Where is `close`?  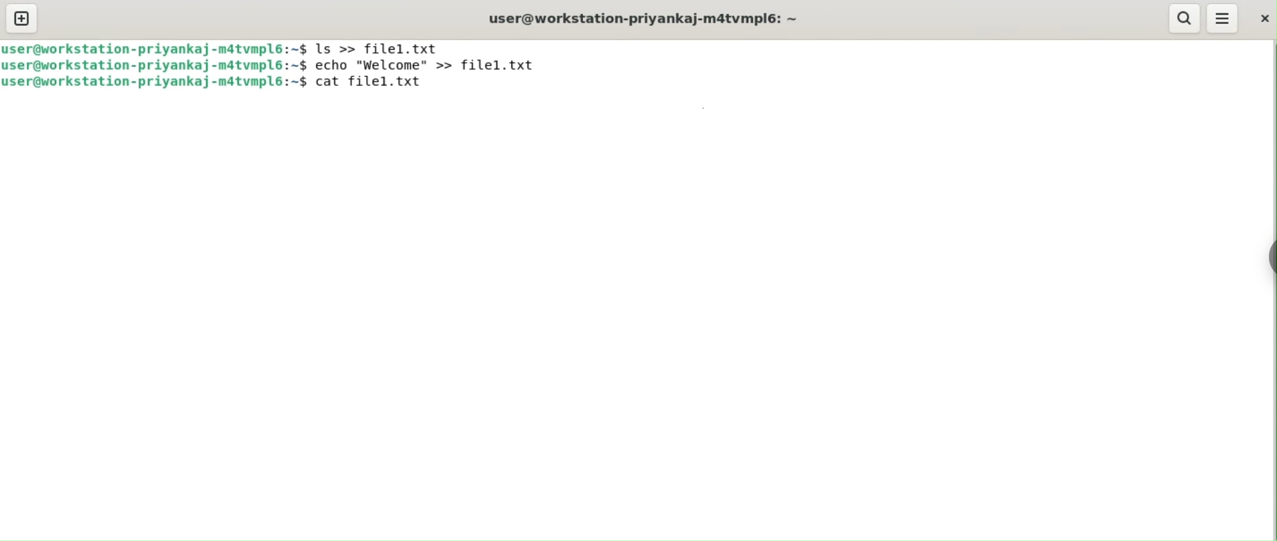 close is located at coordinates (1264, 21).